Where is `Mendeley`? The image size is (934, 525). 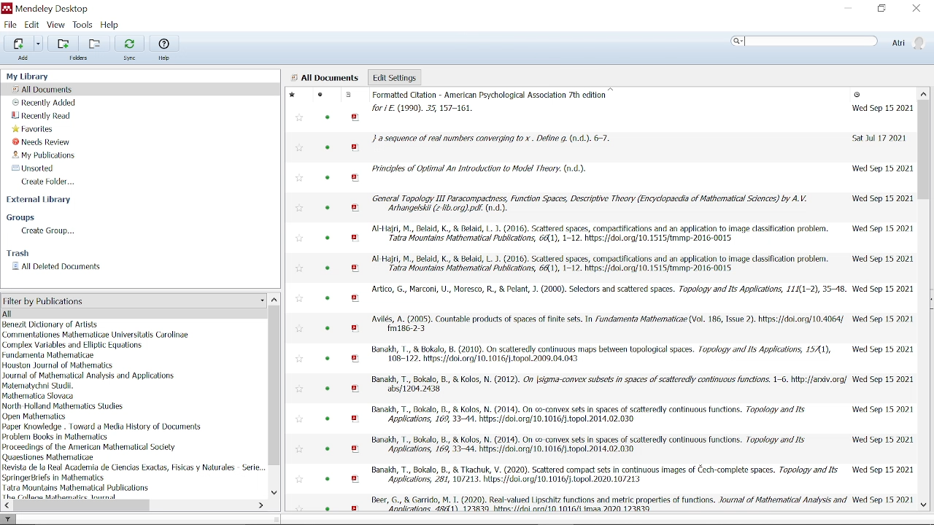 Mendeley is located at coordinates (62, 8).